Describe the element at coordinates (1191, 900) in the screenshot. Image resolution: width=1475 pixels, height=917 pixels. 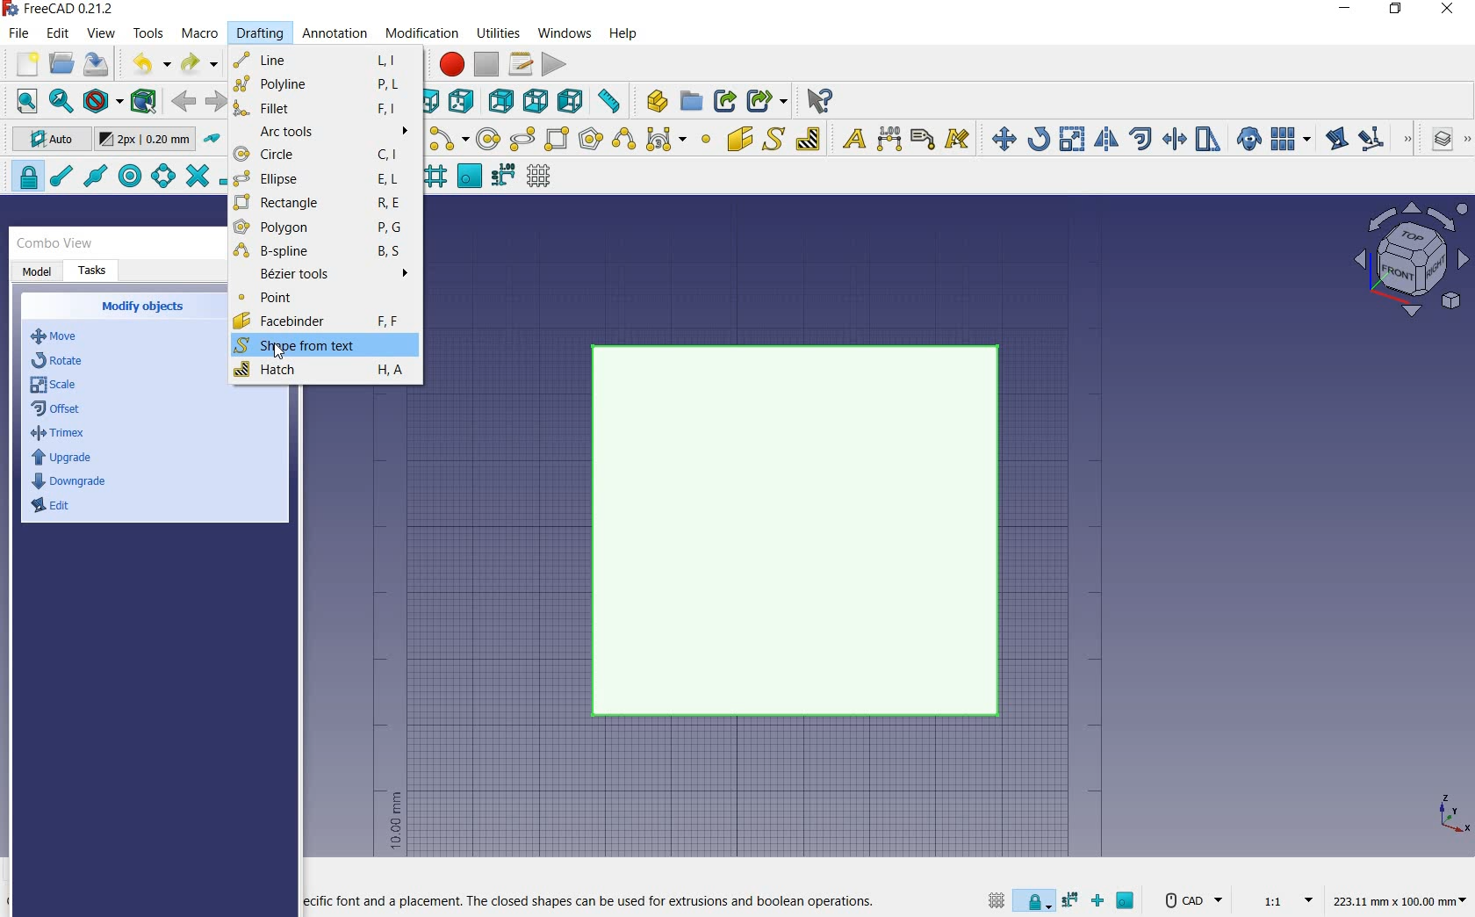
I see `CAD Navigation Style` at that location.